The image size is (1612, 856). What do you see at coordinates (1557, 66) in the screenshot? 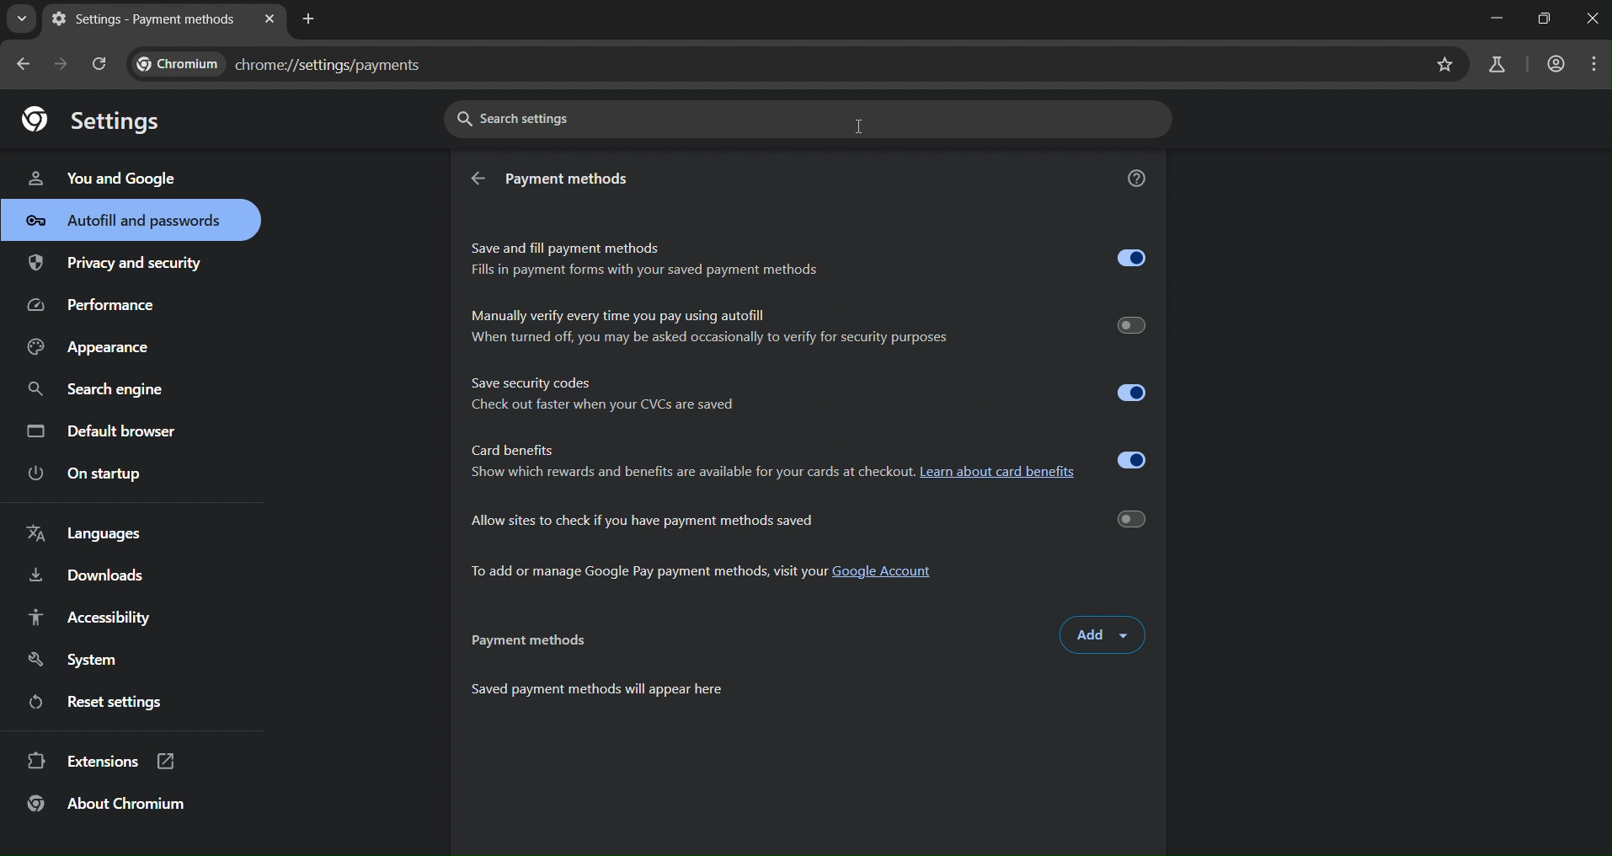
I see `account` at bounding box center [1557, 66].